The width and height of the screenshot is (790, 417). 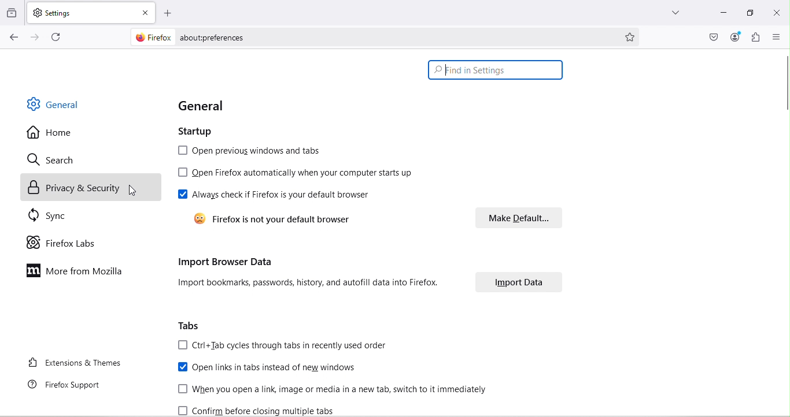 I want to click on Privacy & security, so click(x=93, y=188).